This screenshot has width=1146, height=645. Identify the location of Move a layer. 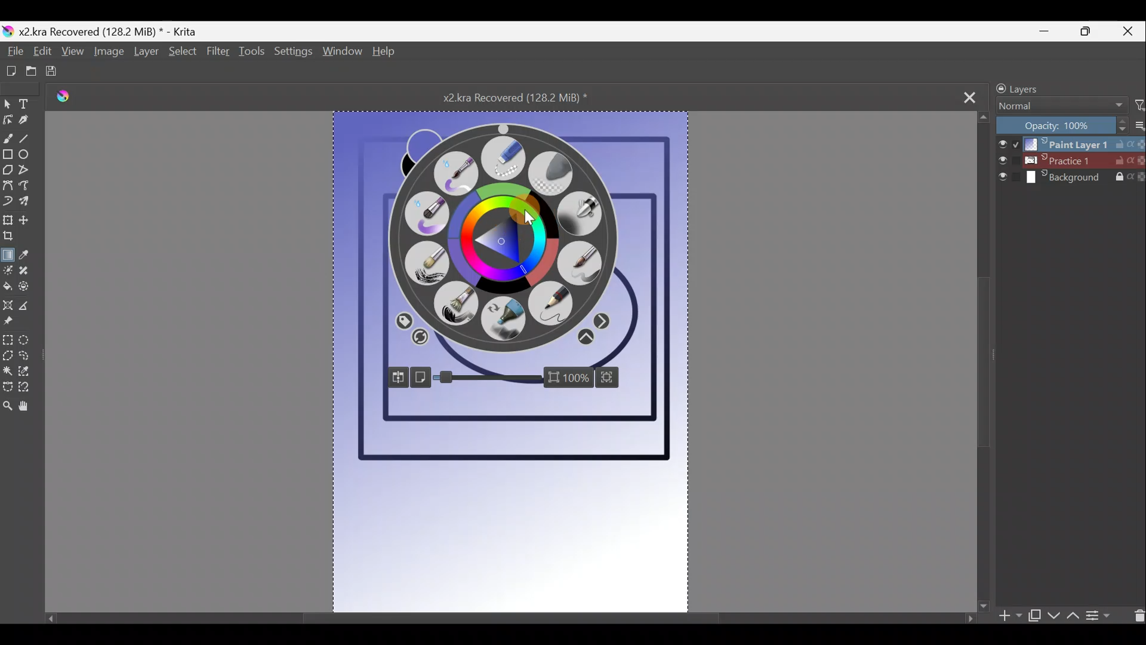
(30, 220).